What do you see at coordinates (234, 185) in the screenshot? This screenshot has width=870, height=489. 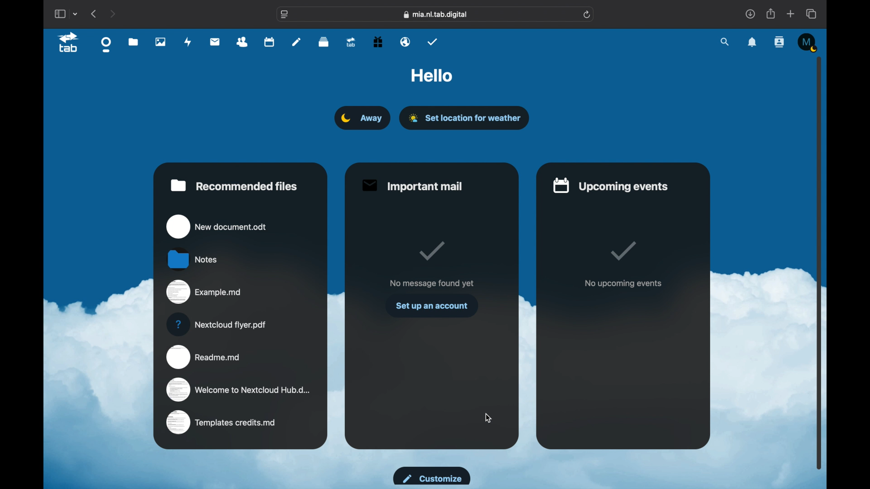 I see `recommended files` at bounding box center [234, 185].